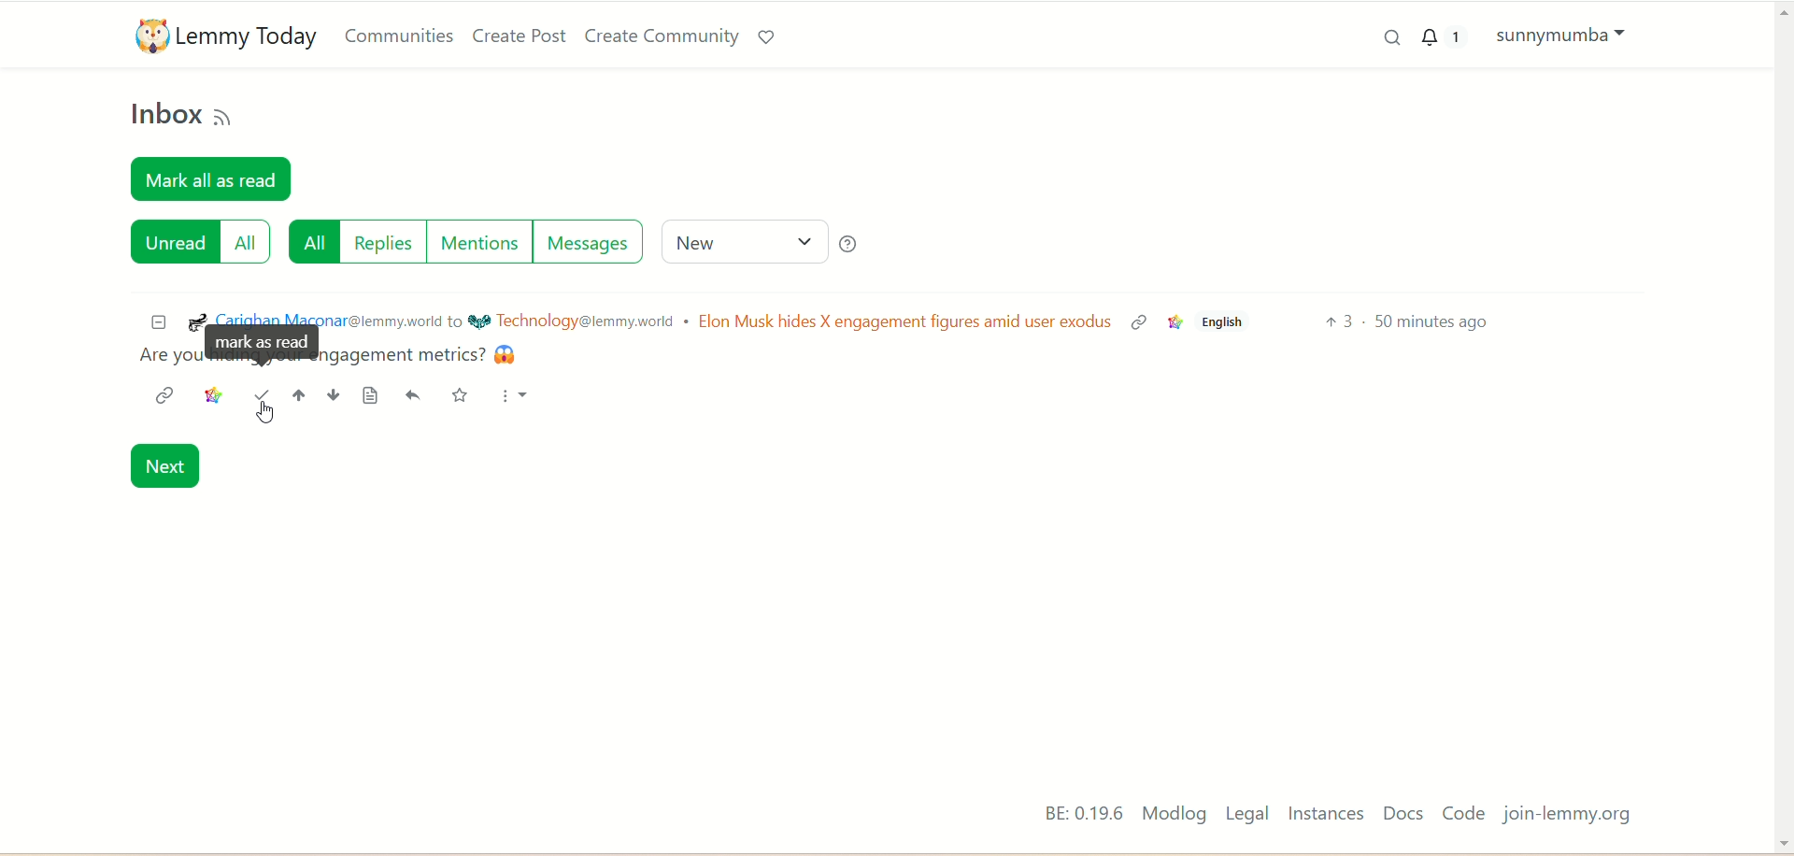  Describe the element at coordinates (1174, 815) in the screenshot. I see `Modlog` at that location.